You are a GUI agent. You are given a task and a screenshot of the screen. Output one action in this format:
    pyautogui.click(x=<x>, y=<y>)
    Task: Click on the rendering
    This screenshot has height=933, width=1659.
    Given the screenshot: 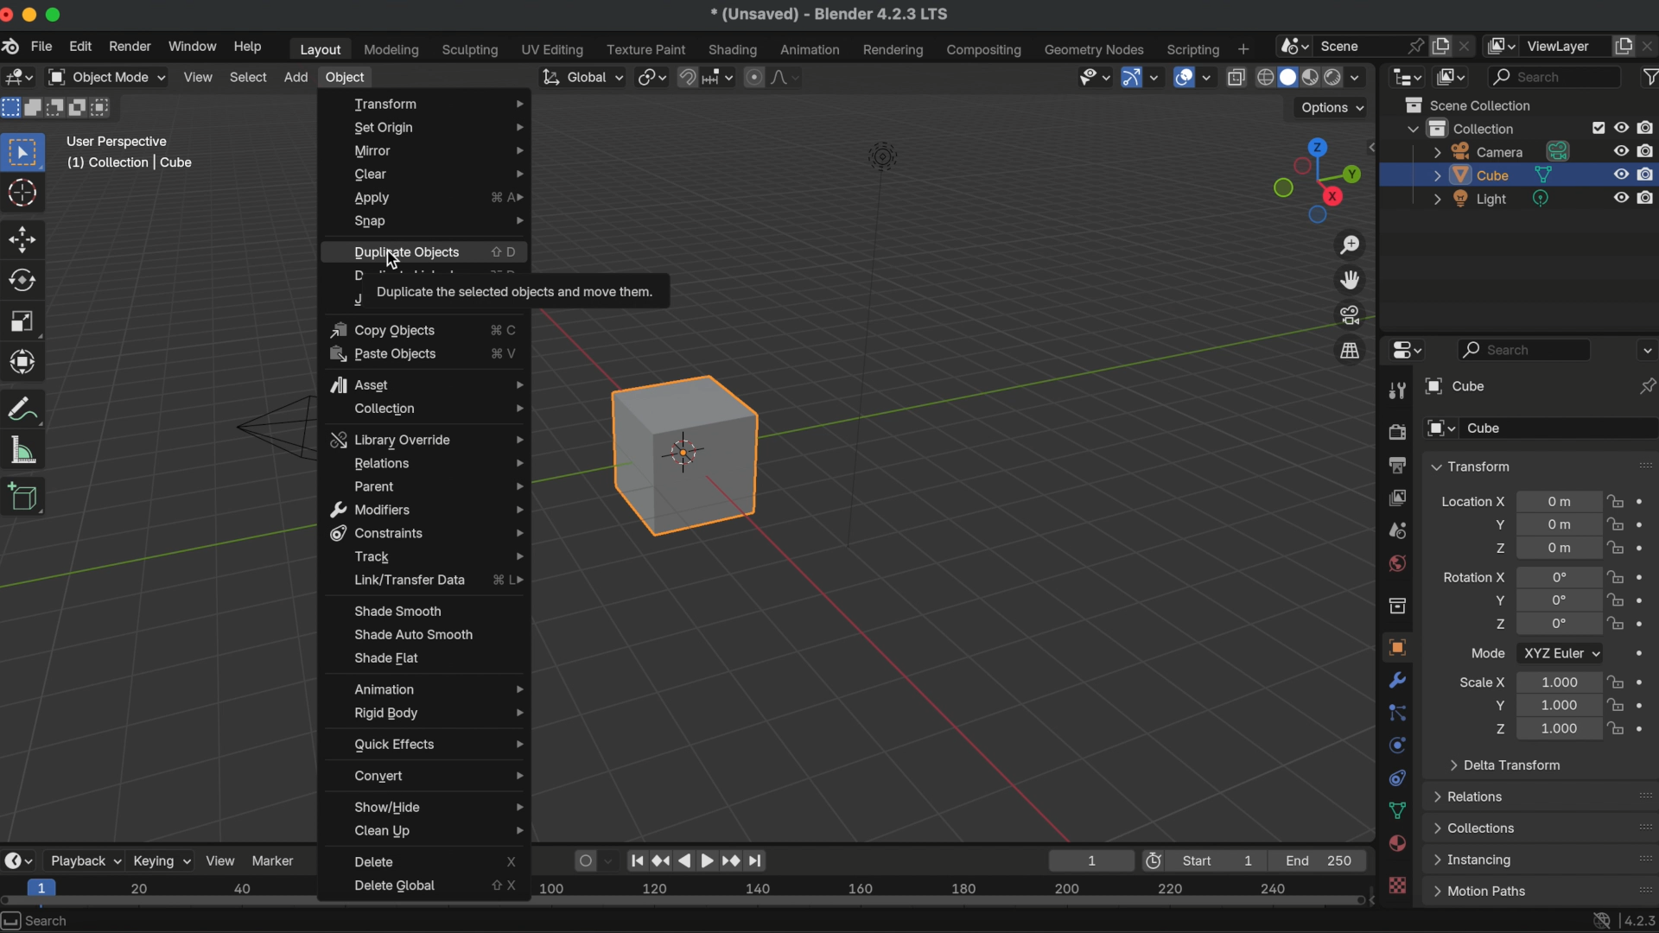 What is the action you would take?
    pyautogui.click(x=893, y=50)
    